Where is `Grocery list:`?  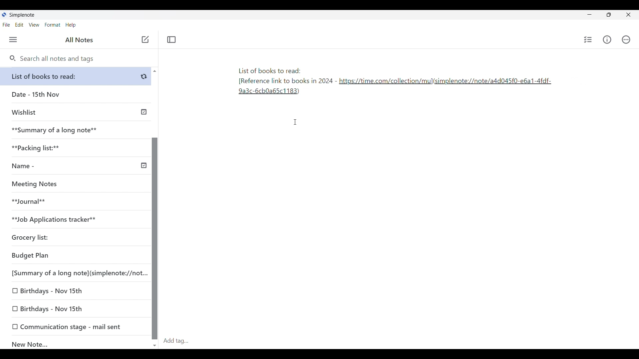 Grocery list: is located at coordinates (73, 238).